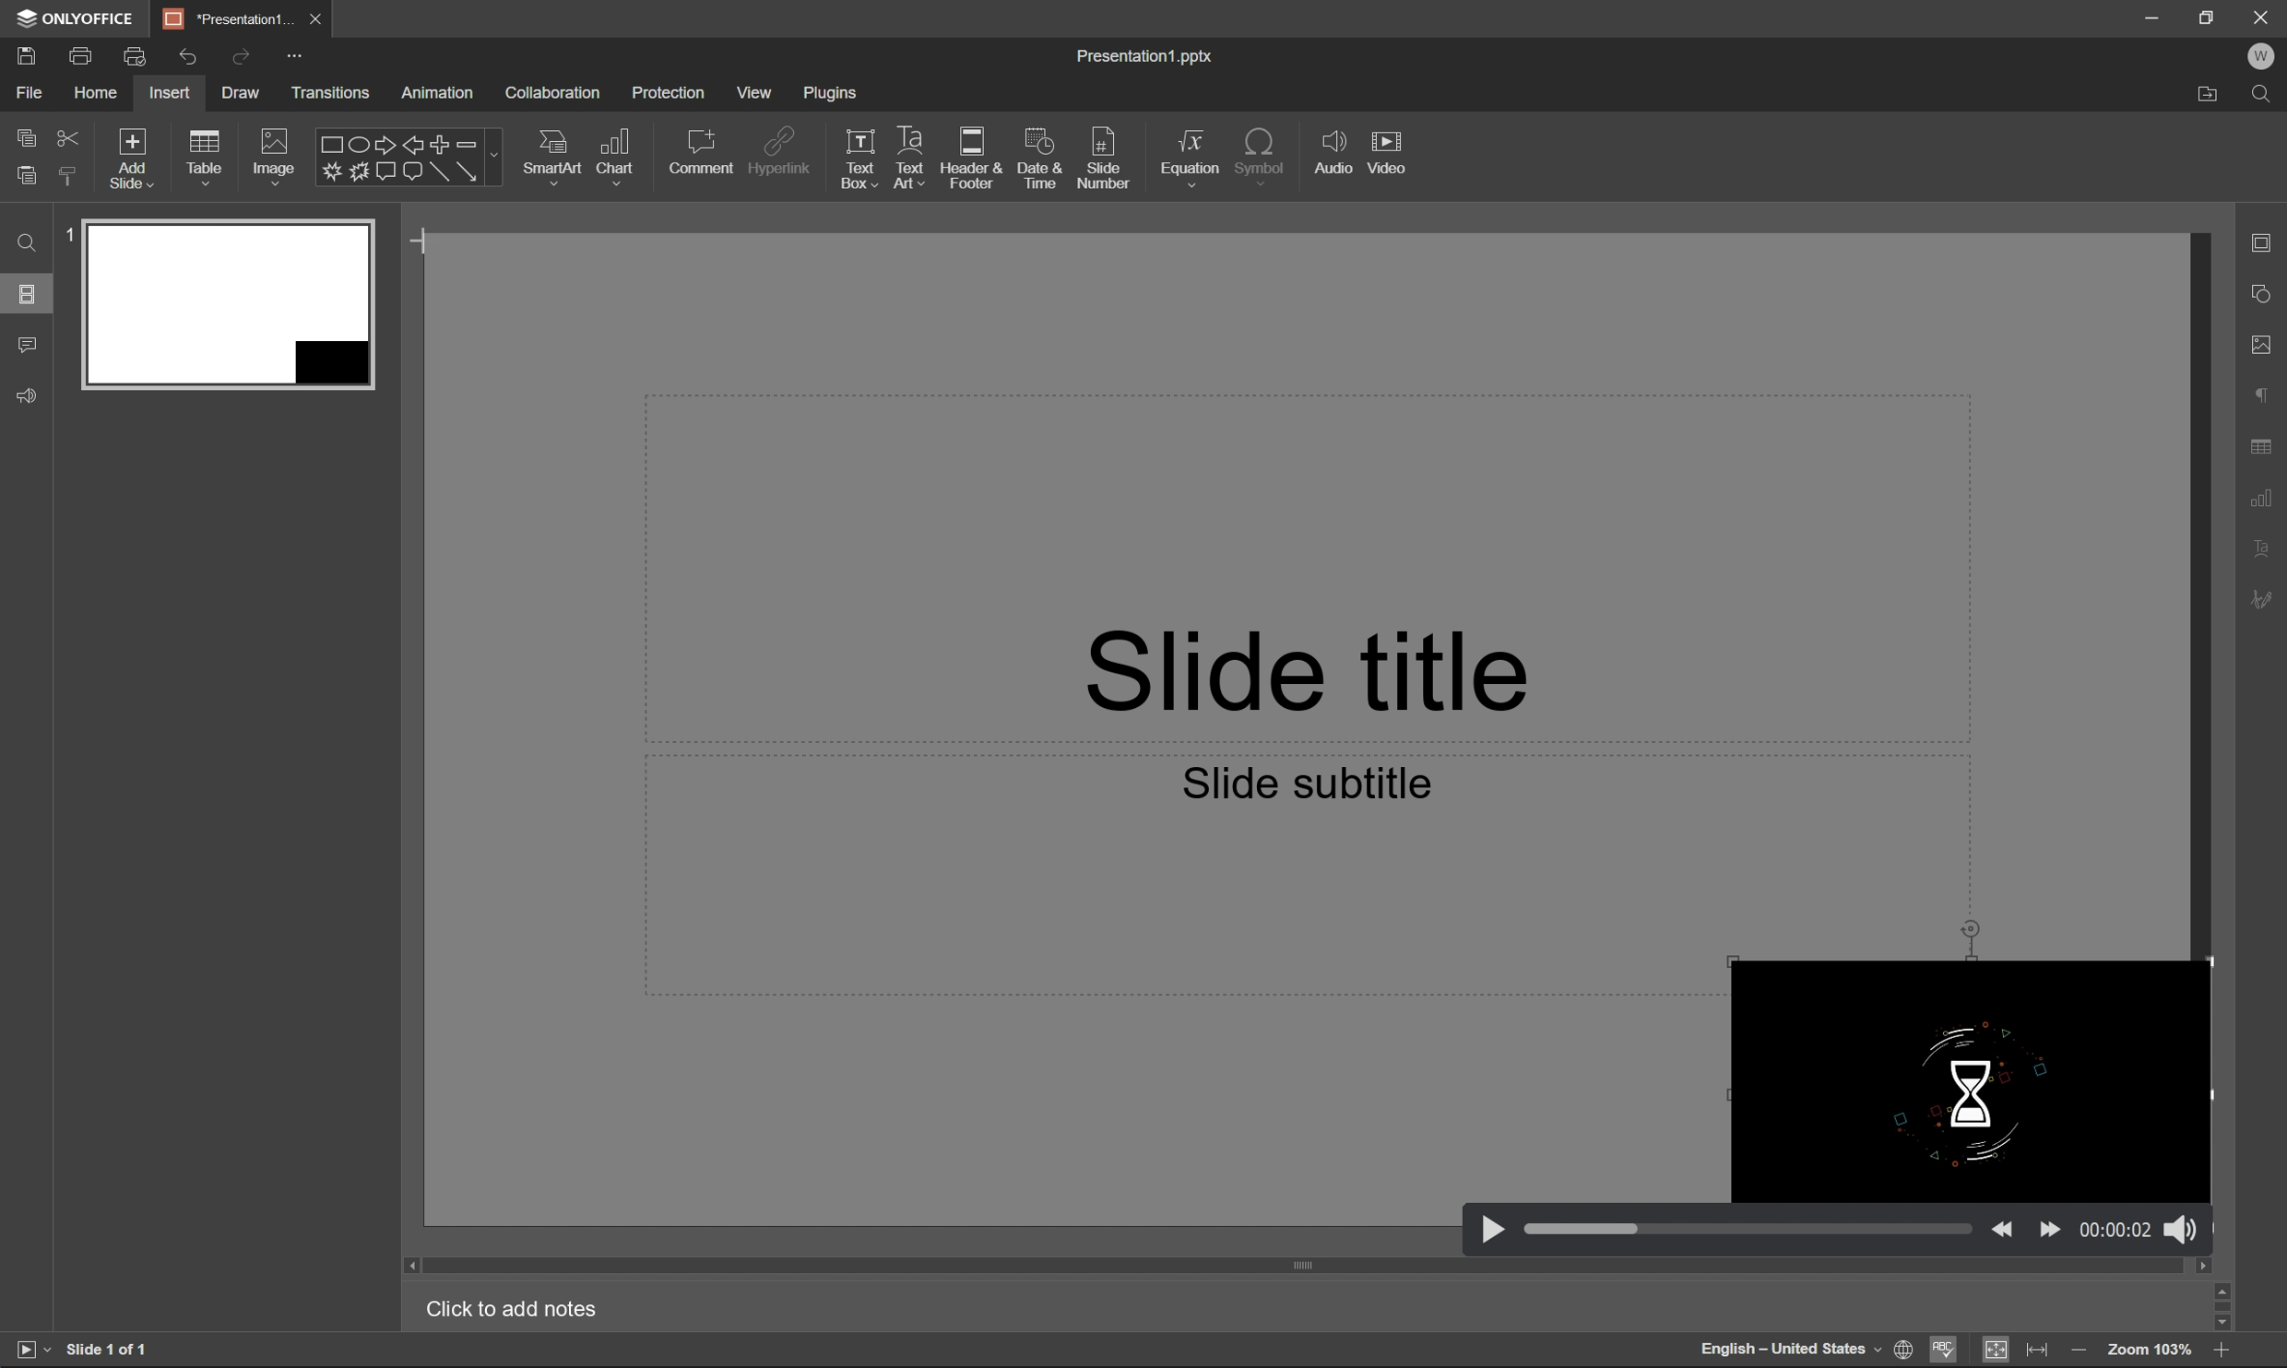 The width and height of the screenshot is (2287, 1368). What do you see at coordinates (228, 301) in the screenshot?
I see `slide` at bounding box center [228, 301].